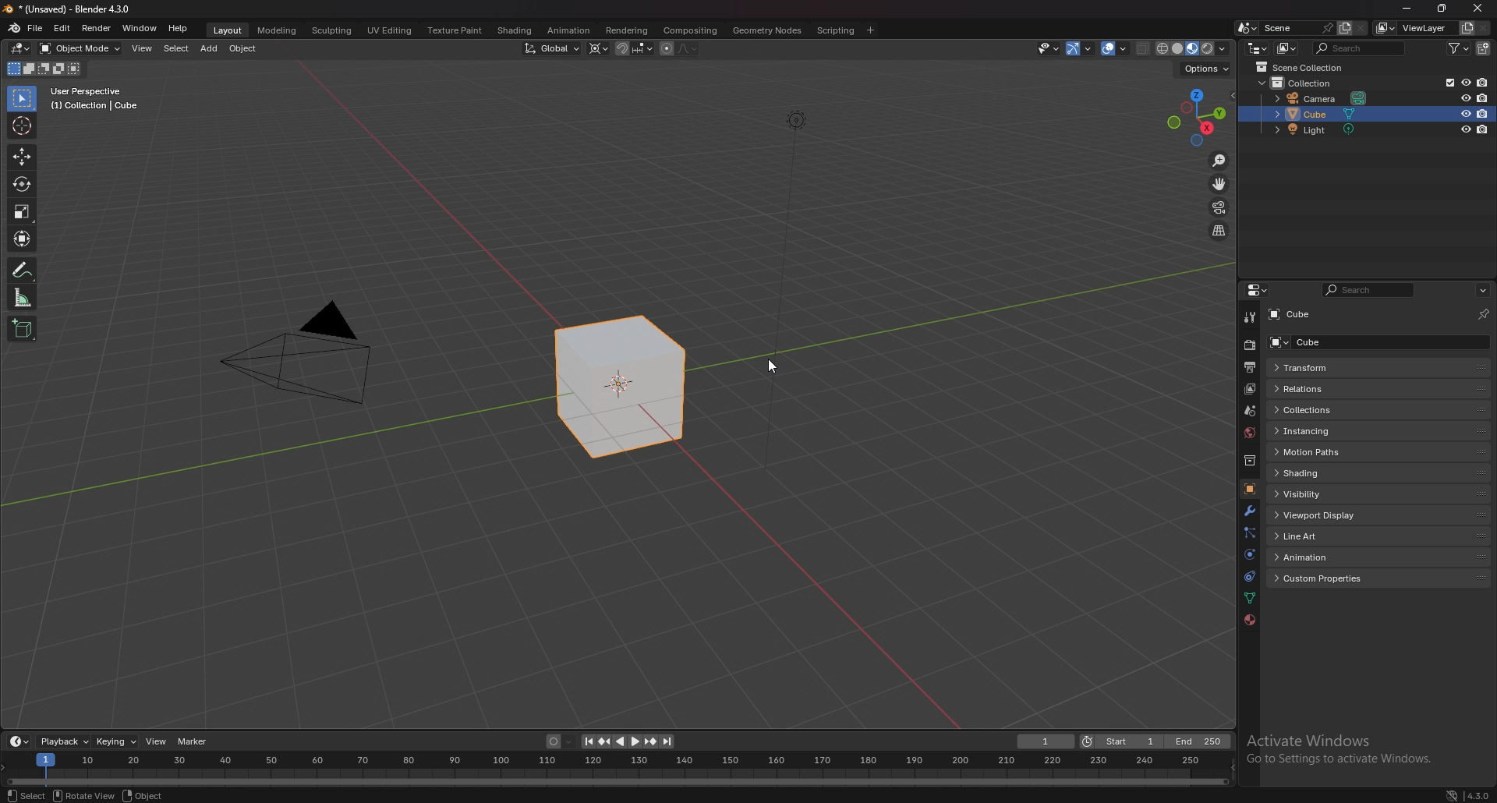 This screenshot has width=1497, height=803. I want to click on collections, so click(1332, 409).